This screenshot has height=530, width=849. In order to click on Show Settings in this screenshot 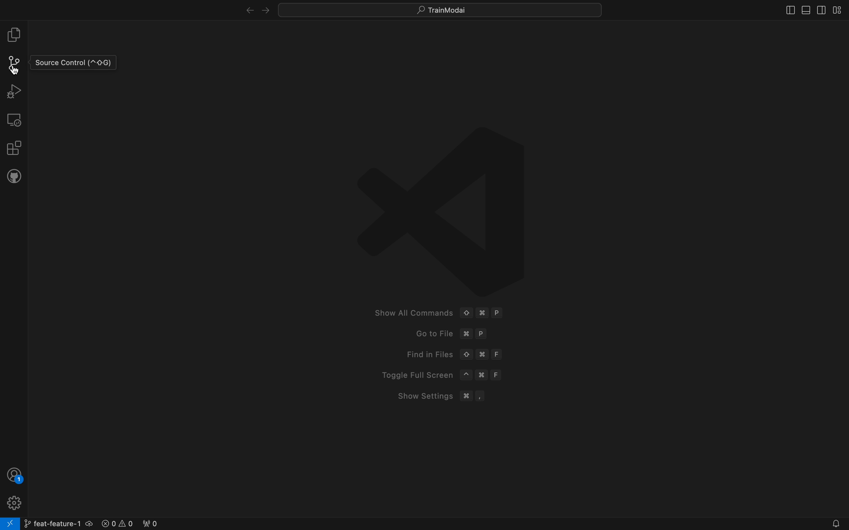, I will do `click(424, 396)`.